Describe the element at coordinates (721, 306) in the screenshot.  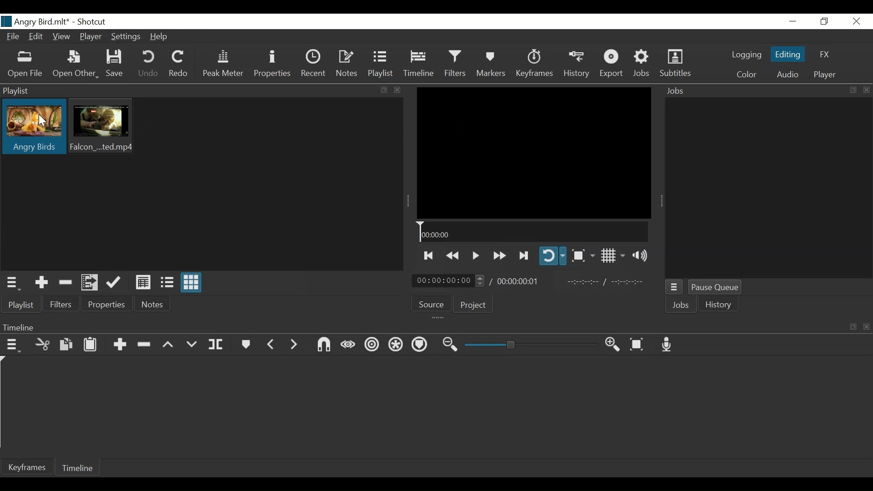
I see `History` at that location.